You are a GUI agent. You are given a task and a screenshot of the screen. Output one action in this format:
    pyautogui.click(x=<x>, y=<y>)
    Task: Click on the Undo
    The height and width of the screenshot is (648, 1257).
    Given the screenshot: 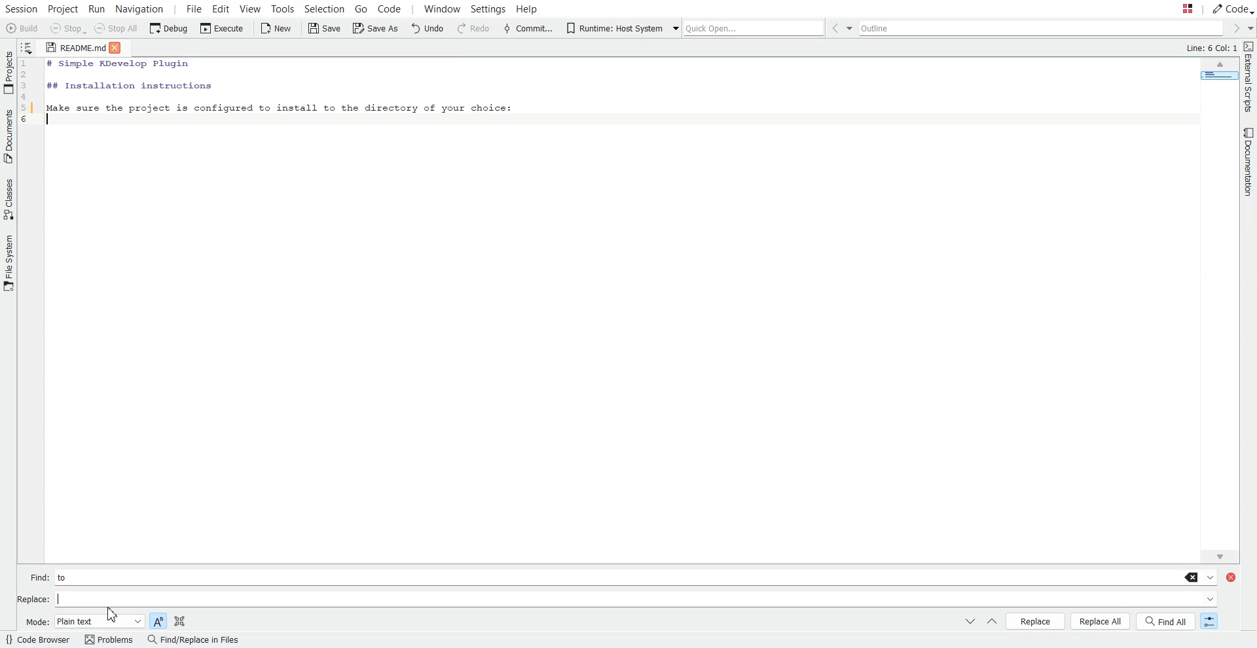 What is the action you would take?
    pyautogui.click(x=429, y=29)
    